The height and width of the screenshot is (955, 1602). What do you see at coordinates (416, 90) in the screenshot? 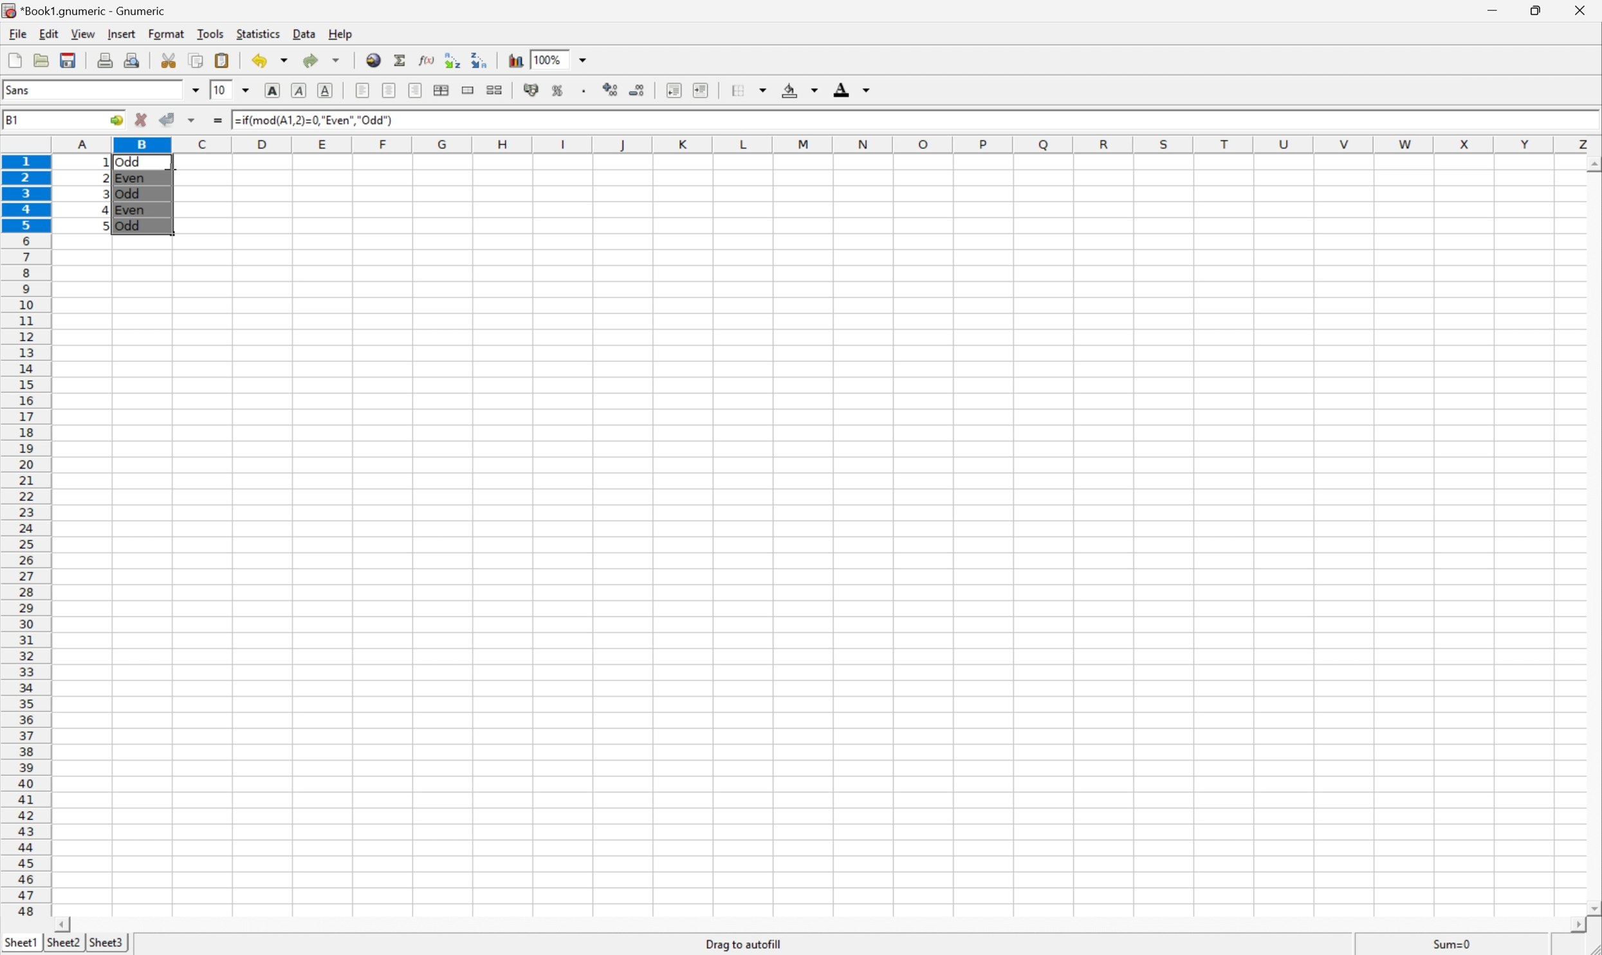
I see `Align Right` at bounding box center [416, 90].